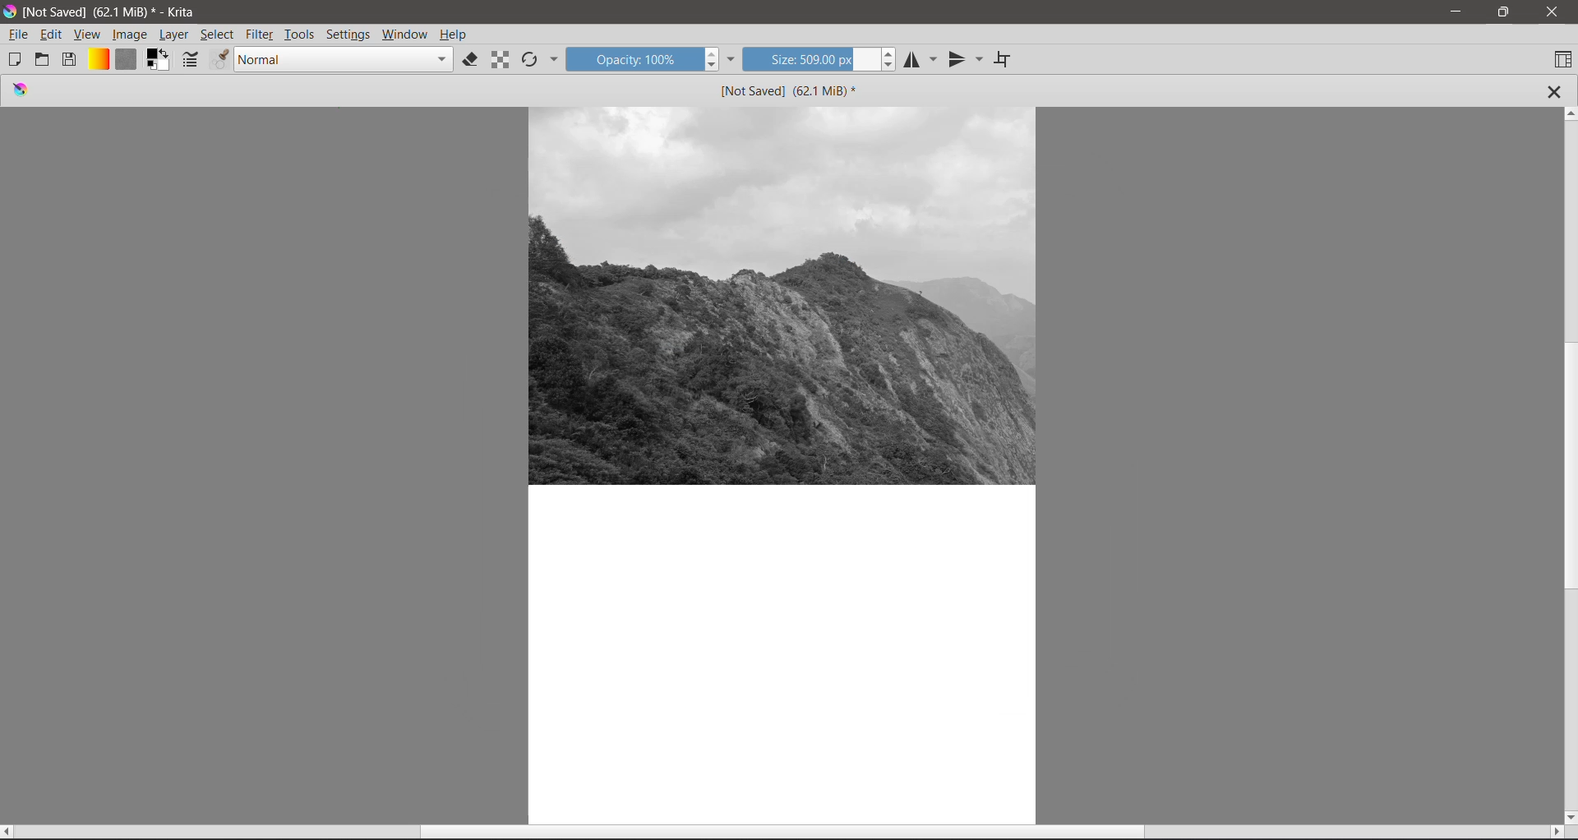  What do you see at coordinates (302, 32) in the screenshot?
I see `Tools` at bounding box center [302, 32].